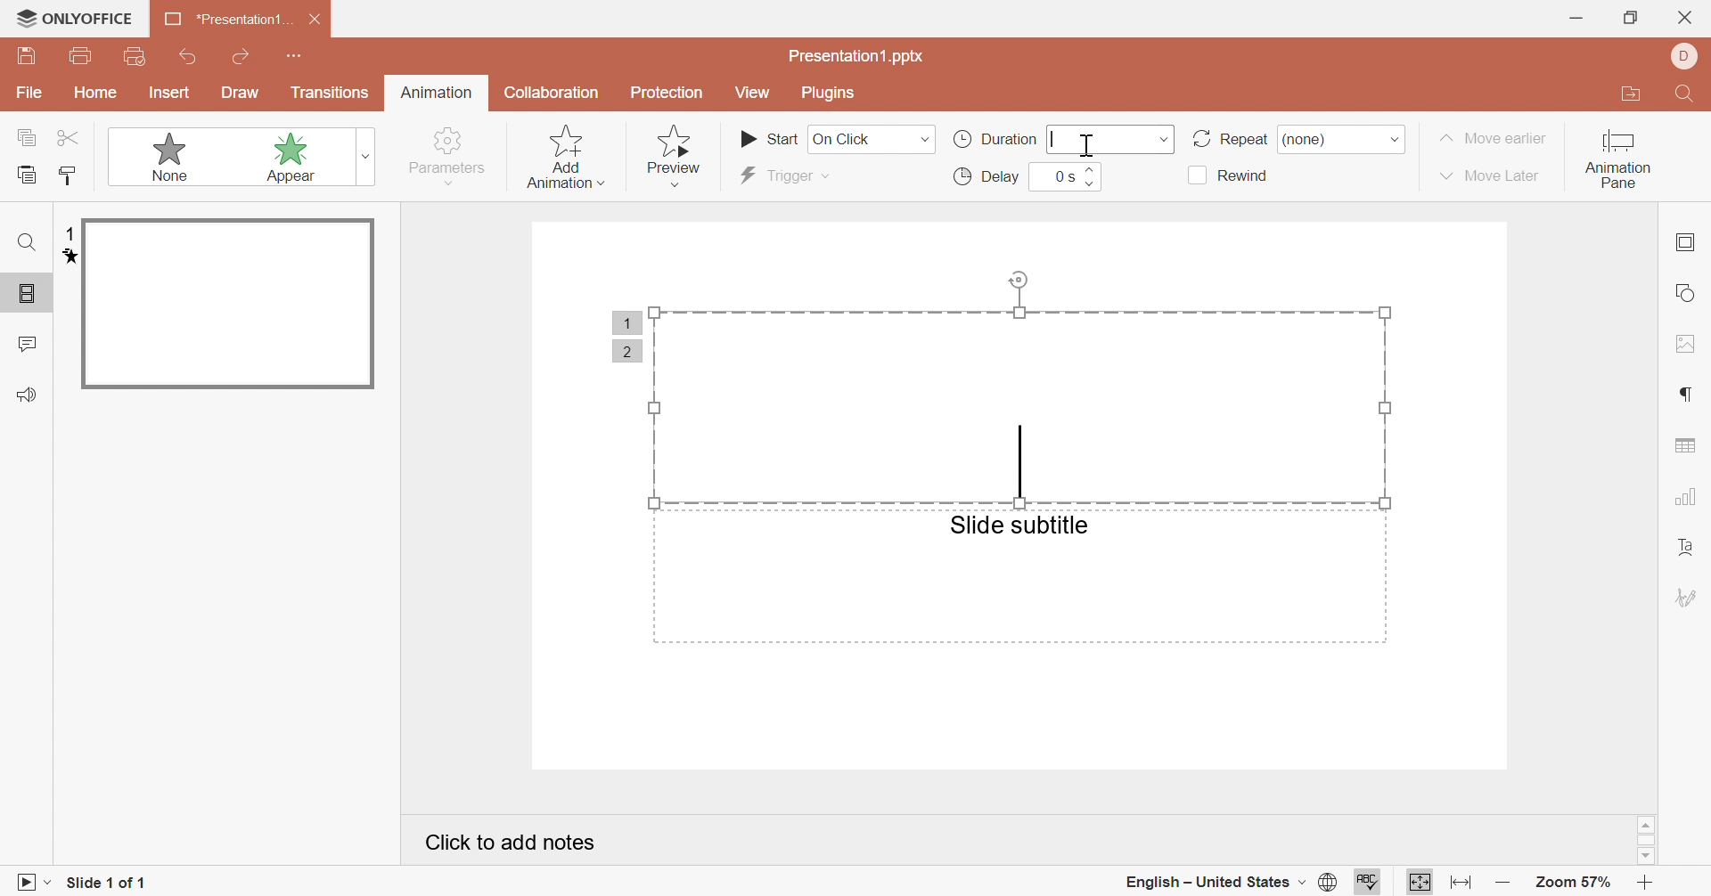 The image size is (1711, 896). What do you see at coordinates (1686, 55) in the screenshot?
I see `dell` at bounding box center [1686, 55].